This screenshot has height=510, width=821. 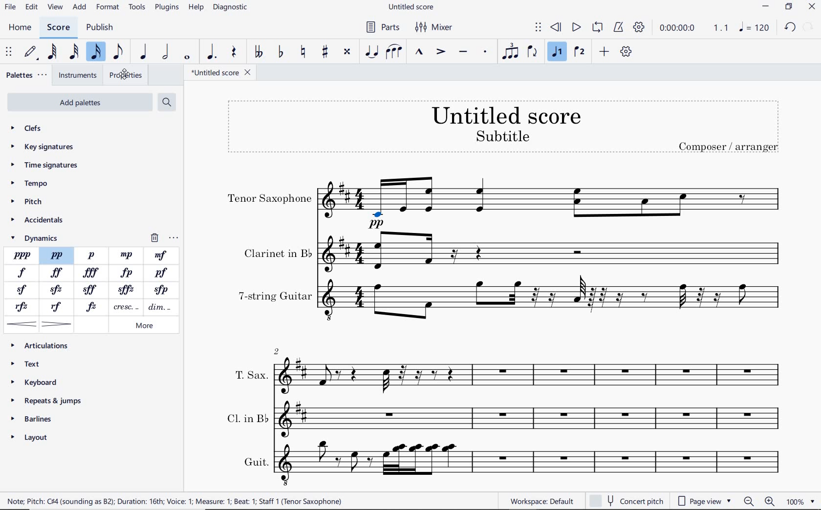 I want to click on 16TH NOTE, so click(x=97, y=52).